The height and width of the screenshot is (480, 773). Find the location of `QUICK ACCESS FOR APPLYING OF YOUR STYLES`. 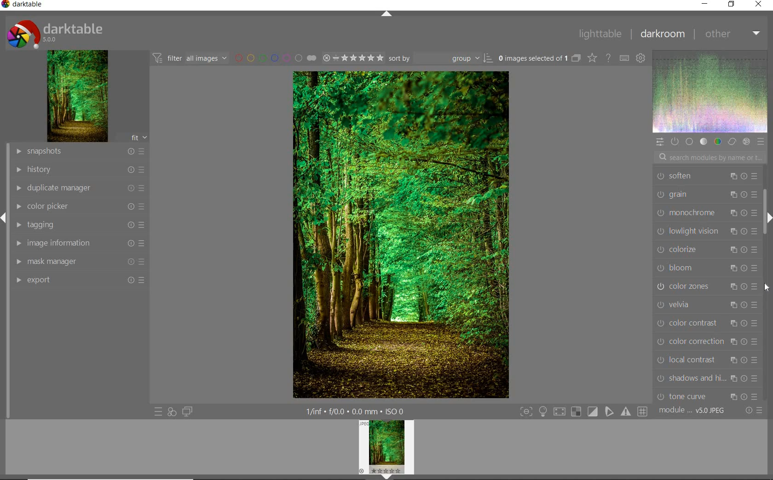

QUICK ACCESS FOR APPLYING OF YOUR STYLES is located at coordinates (171, 412).